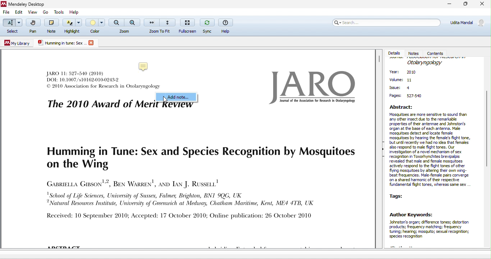 The width and height of the screenshot is (491, 259). I want to click on account, so click(467, 25).